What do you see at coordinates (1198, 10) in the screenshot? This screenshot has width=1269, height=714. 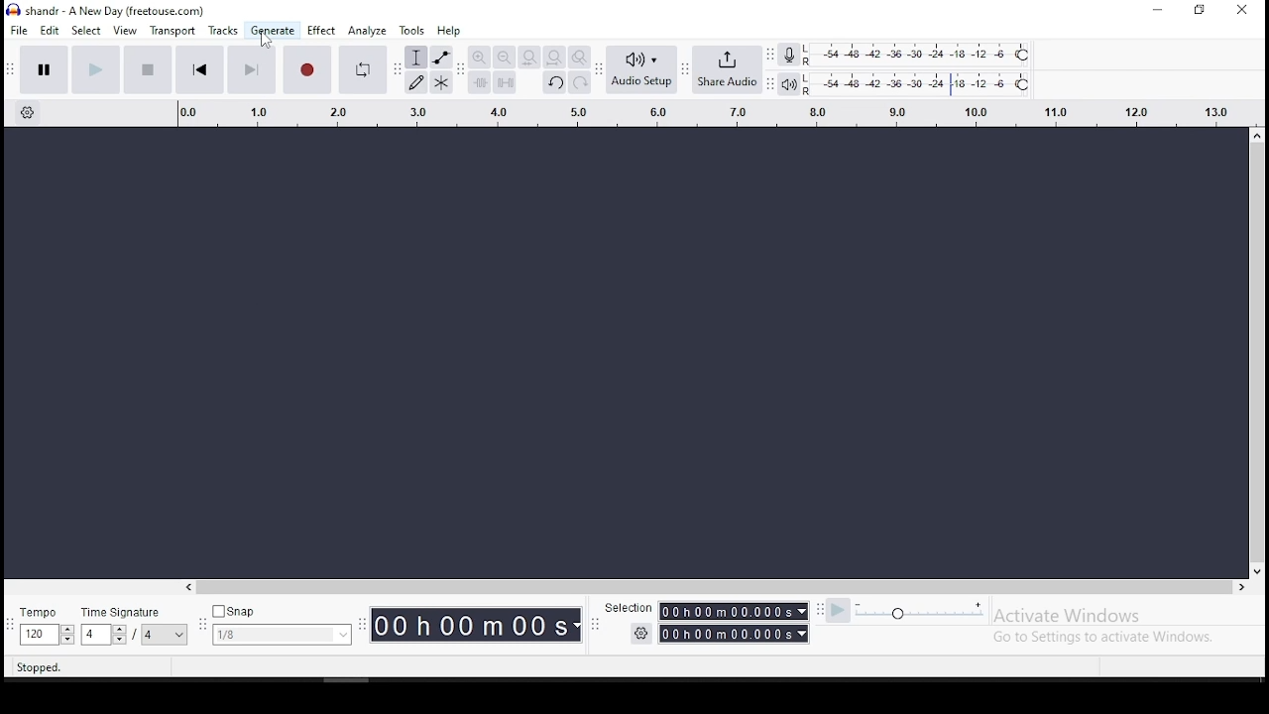 I see `restore` at bounding box center [1198, 10].